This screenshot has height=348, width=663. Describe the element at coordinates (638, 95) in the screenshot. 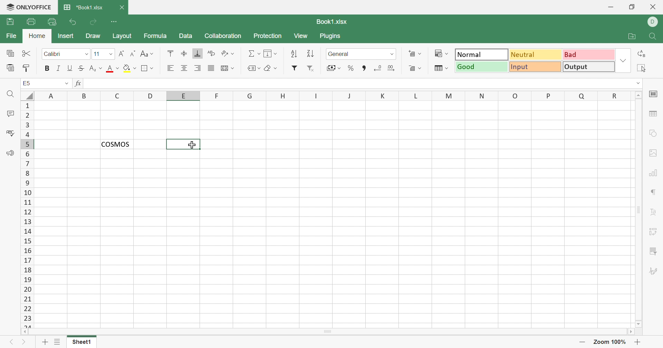

I see `Scroll up` at that location.